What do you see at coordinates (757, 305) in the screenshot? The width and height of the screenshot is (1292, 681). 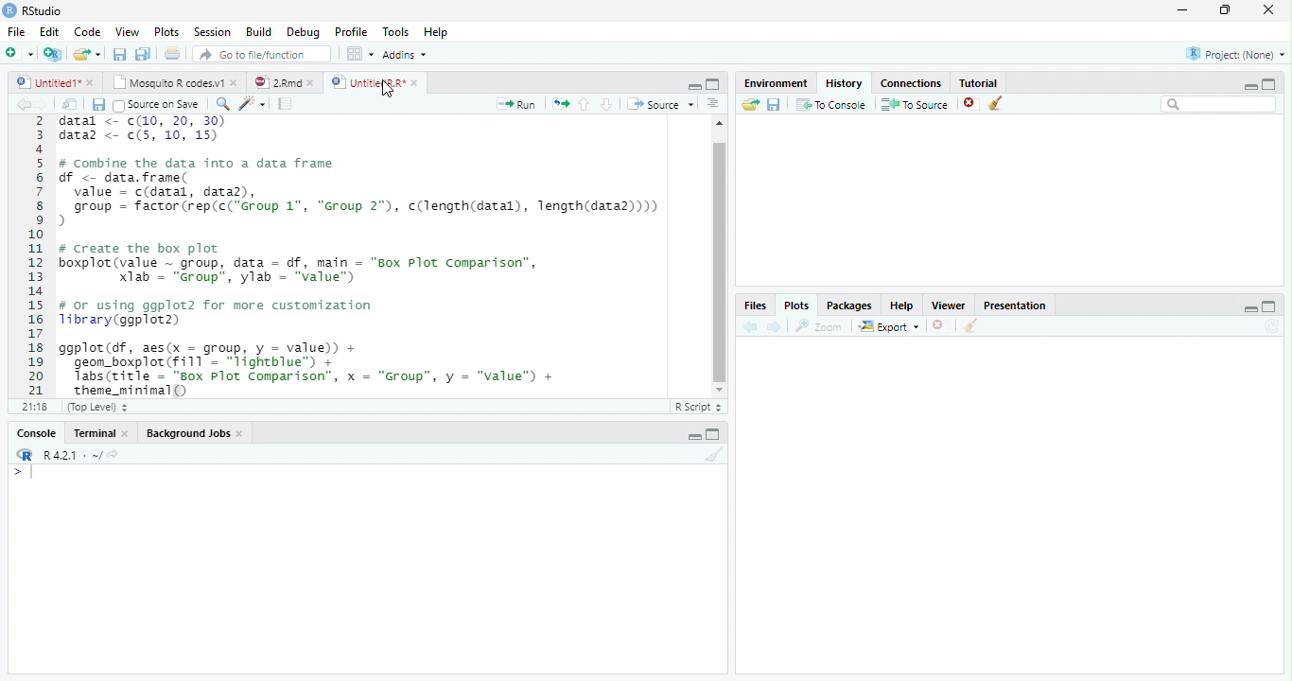 I see `Files` at bounding box center [757, 305].